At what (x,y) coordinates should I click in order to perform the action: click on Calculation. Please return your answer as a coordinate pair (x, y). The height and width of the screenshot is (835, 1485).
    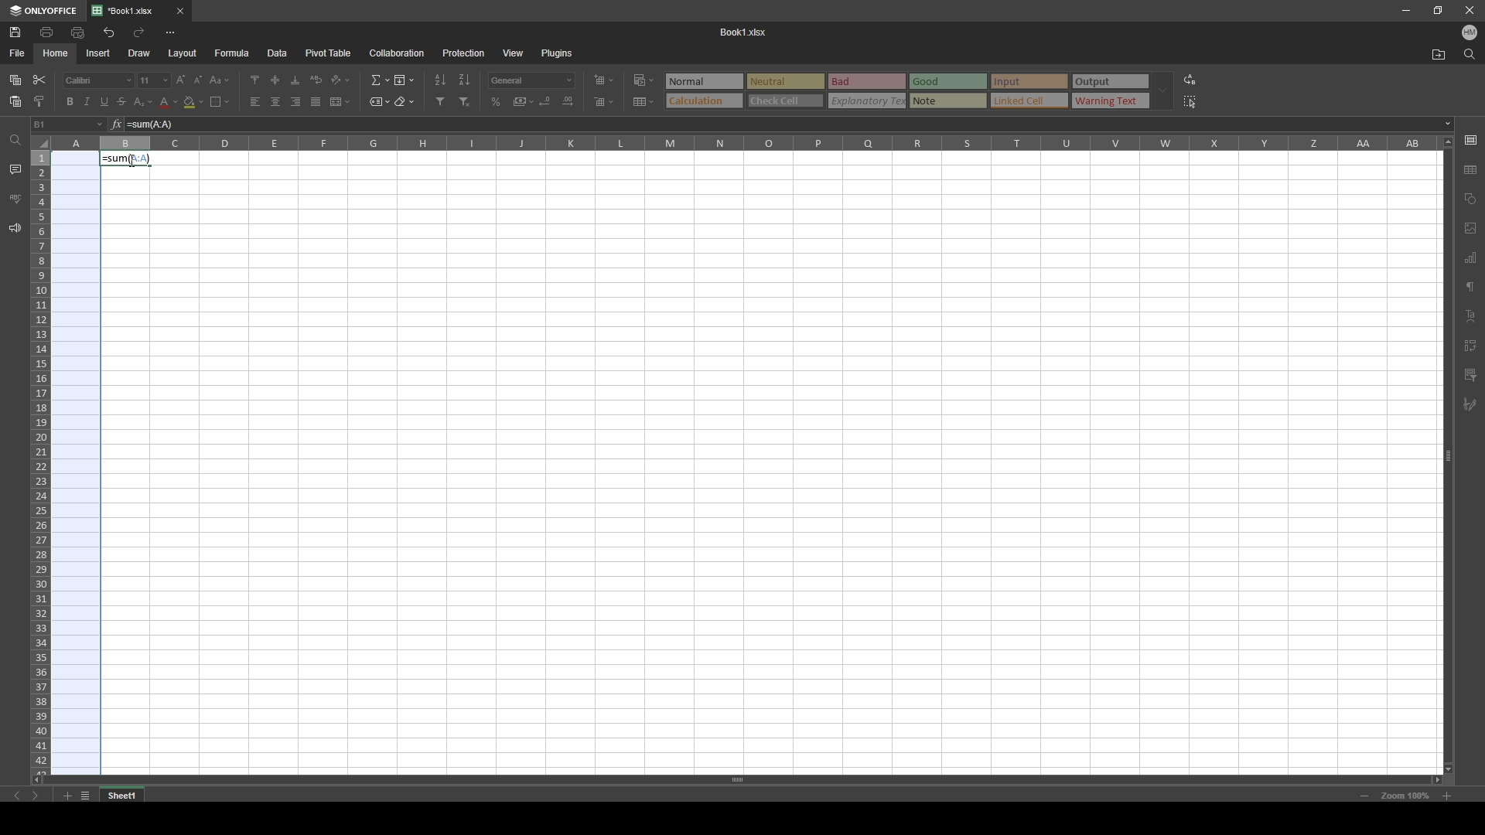
    Looking at the image, I should click on (704, 100).